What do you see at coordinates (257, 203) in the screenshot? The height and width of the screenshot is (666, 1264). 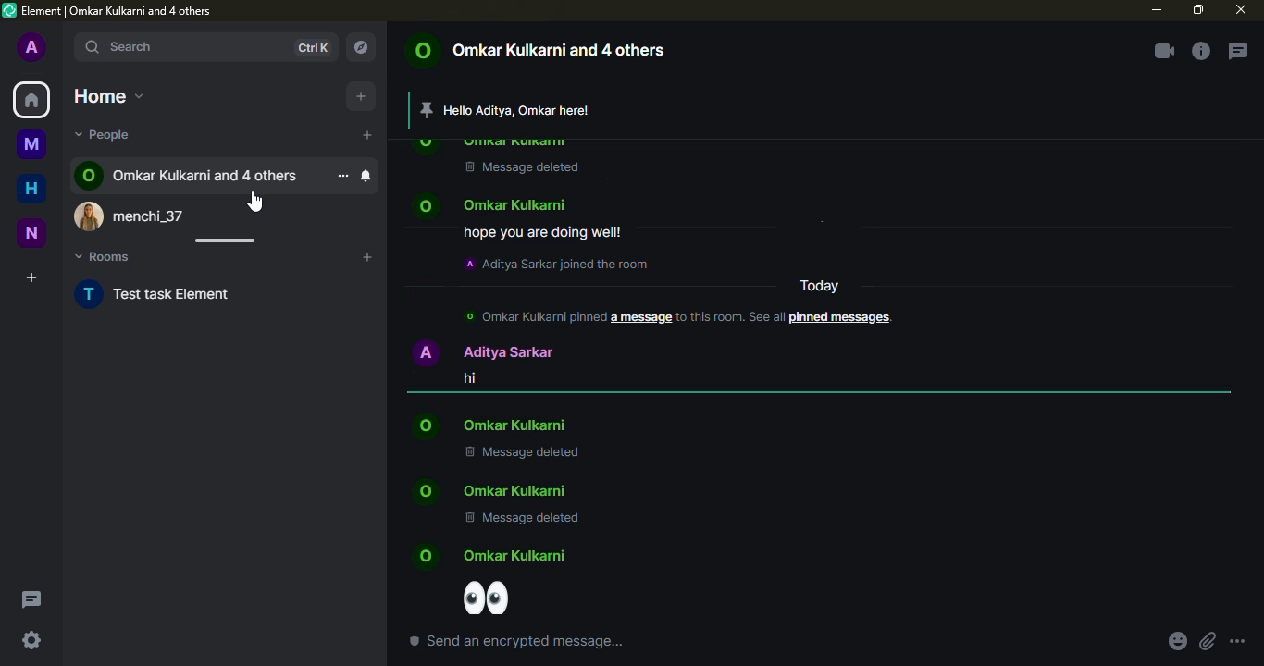 I see `cursor` at bounding box center [257, 203].